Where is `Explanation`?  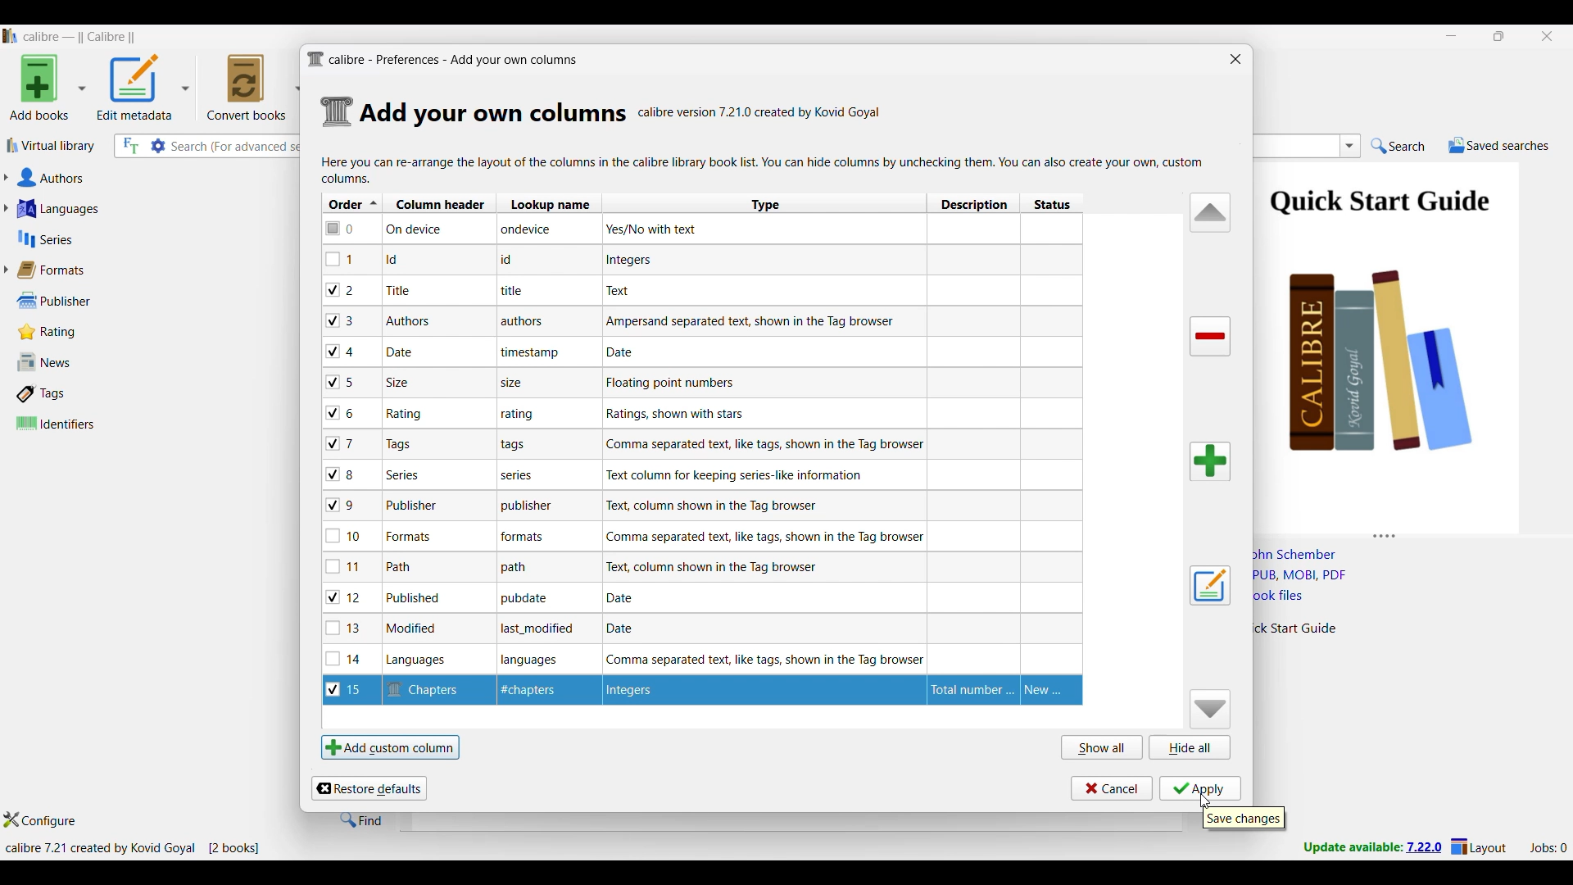 Explanation is located at coordinates (628, 629).